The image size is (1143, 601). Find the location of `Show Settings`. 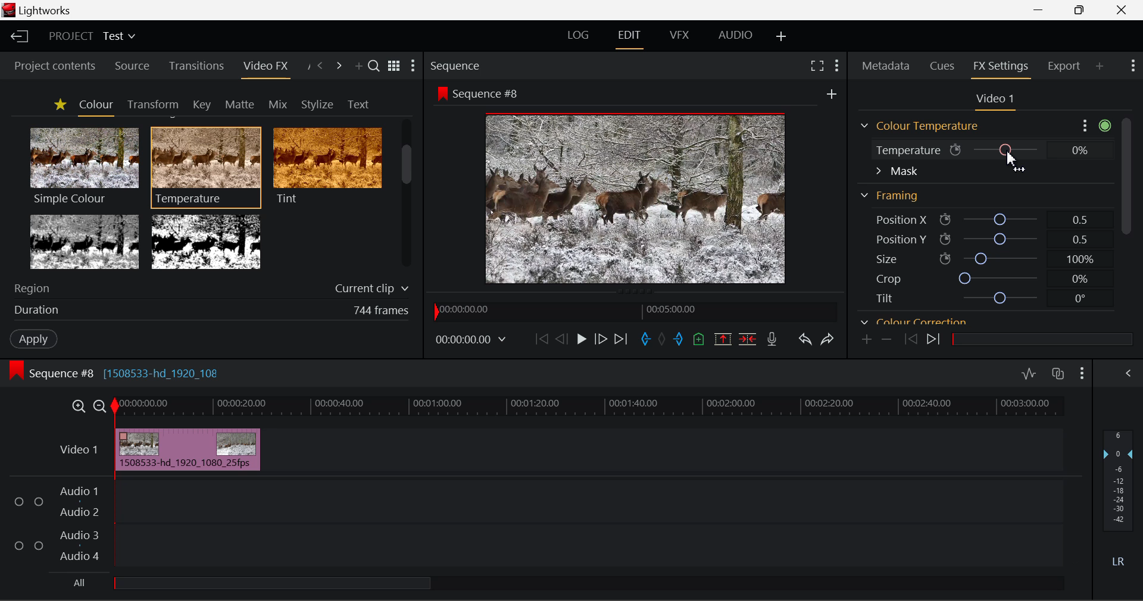

Show Settings is located at coordinates (836, 67).